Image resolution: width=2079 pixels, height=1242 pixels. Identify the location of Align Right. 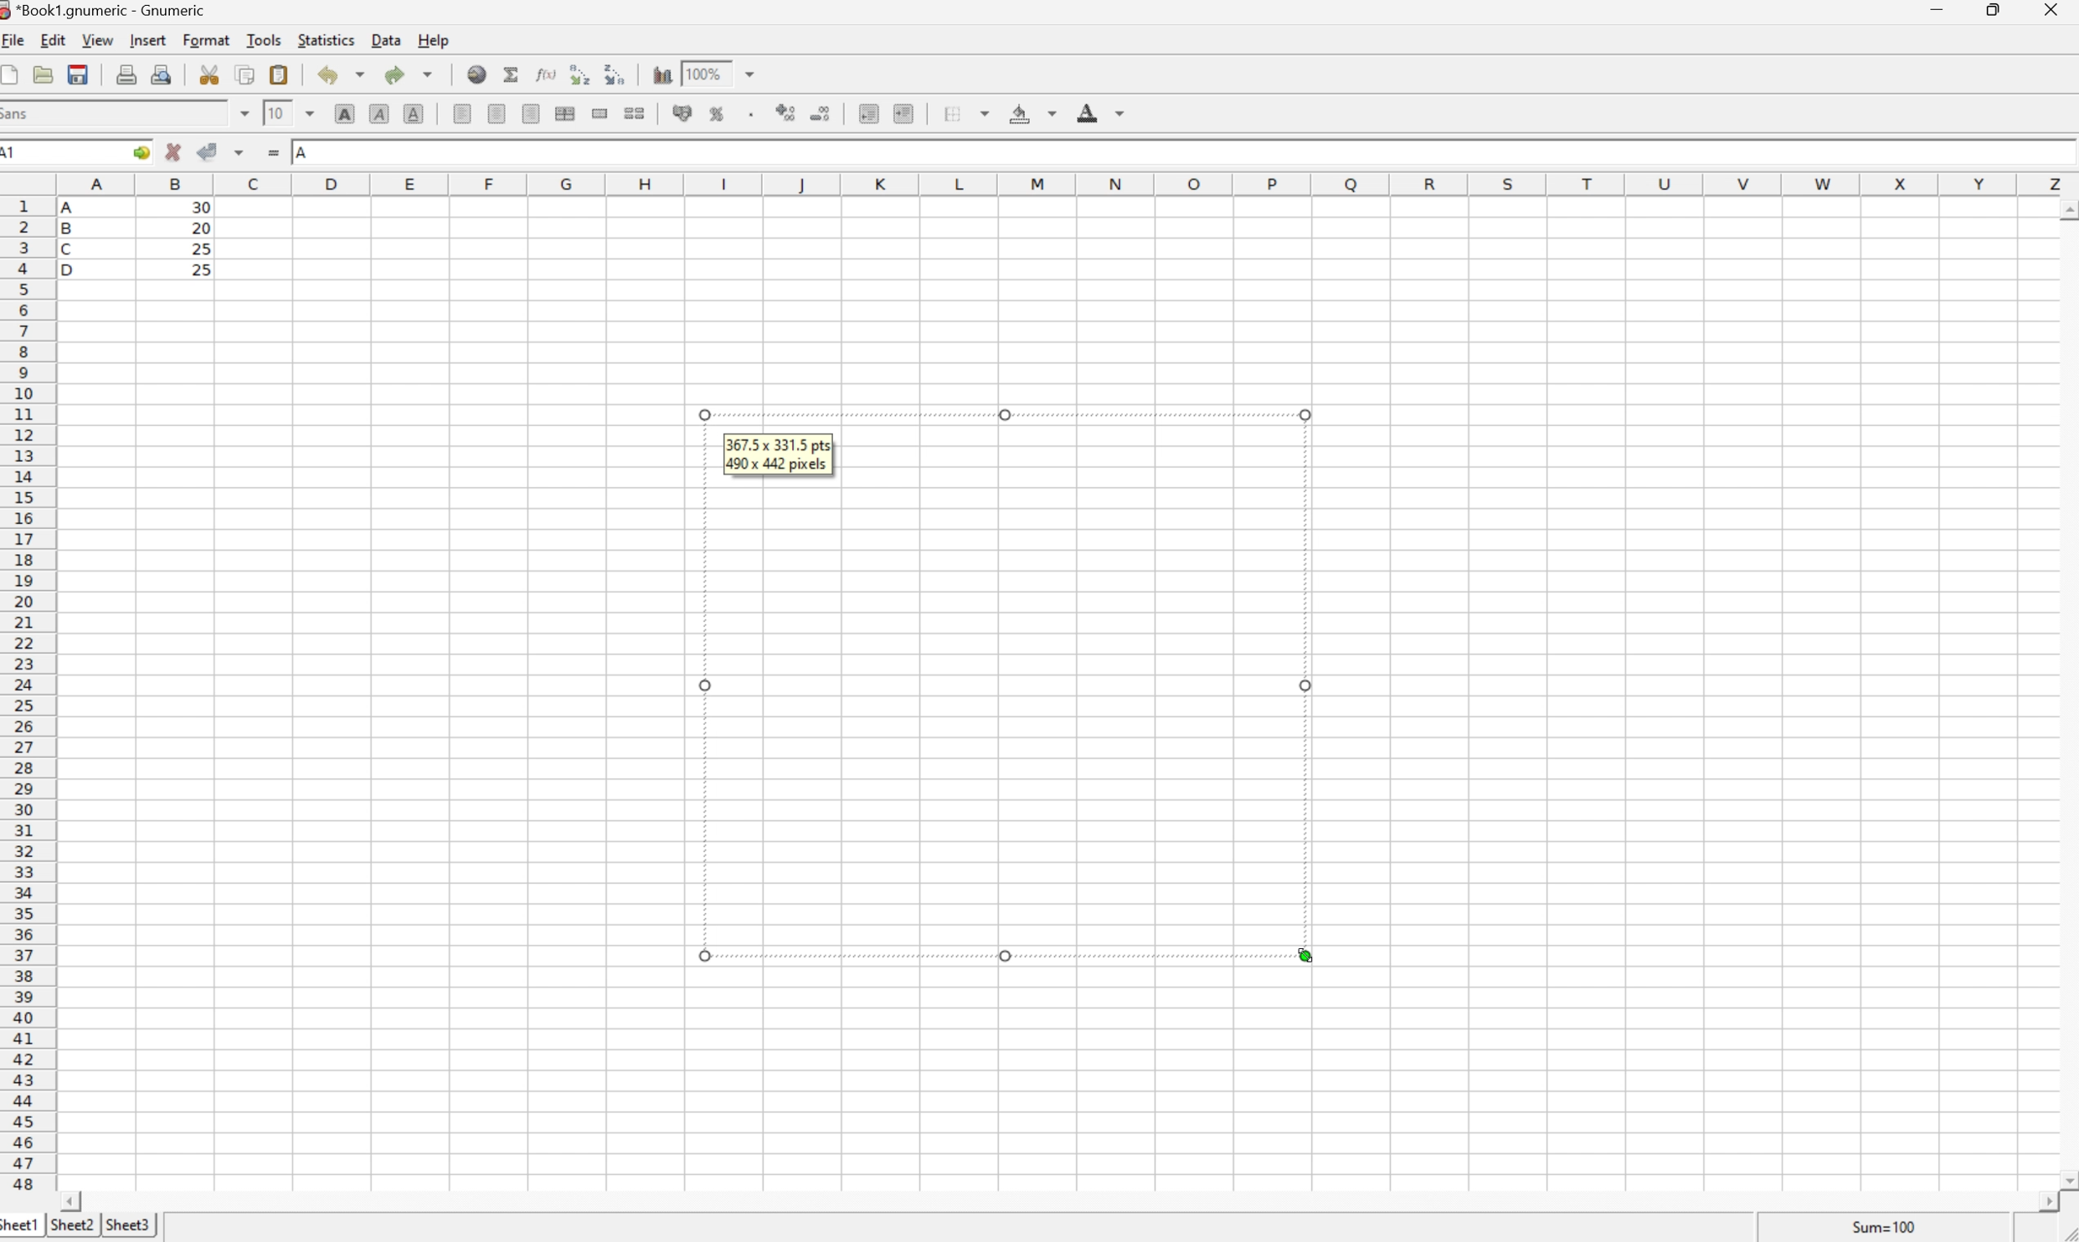
(533, 114).